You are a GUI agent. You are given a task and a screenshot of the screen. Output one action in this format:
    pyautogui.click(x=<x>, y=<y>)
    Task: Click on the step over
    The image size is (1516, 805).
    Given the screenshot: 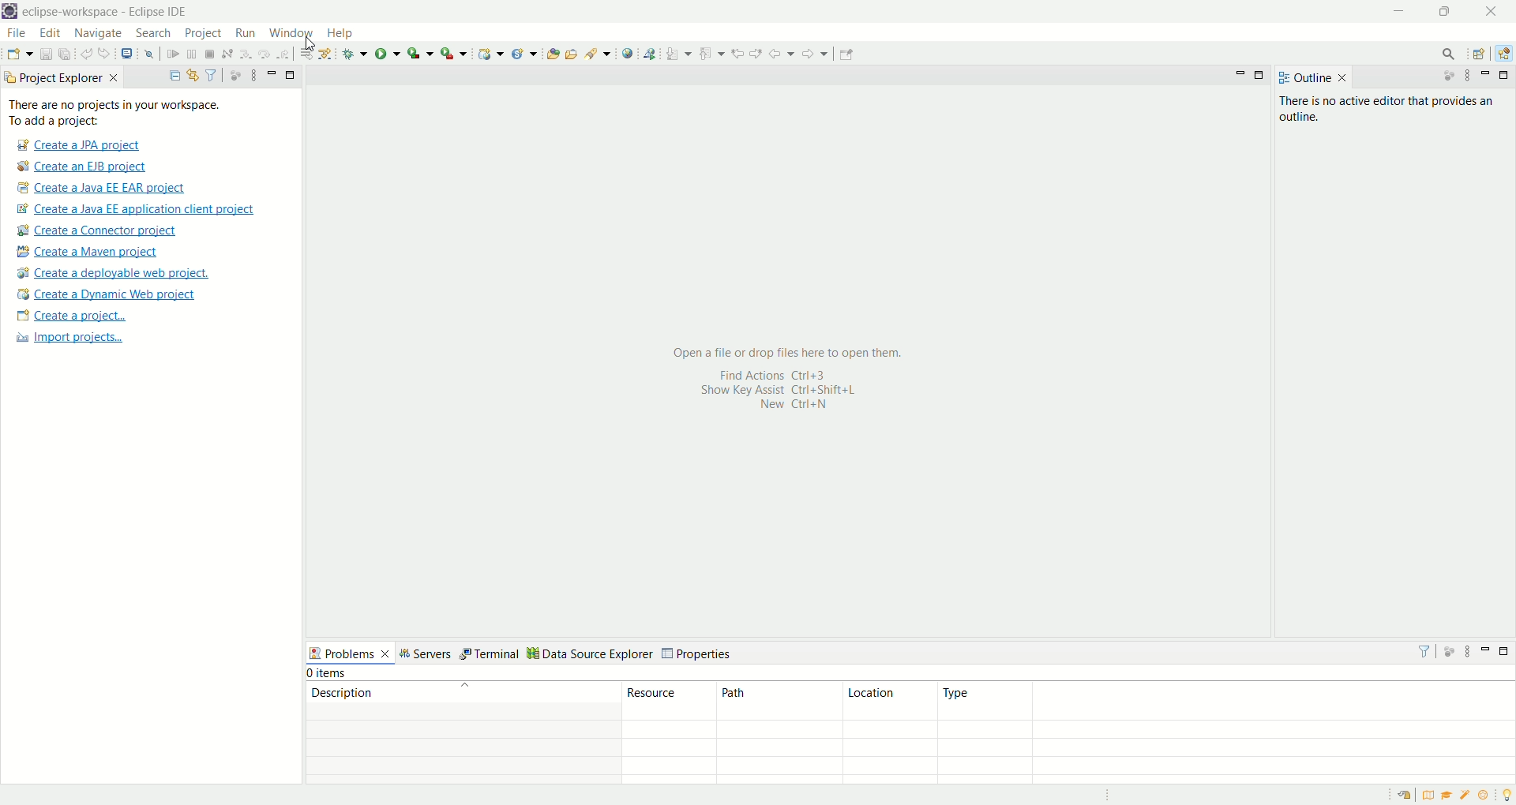 What is the action you would take?
    pyautogui.click(x=262, y=54)
    